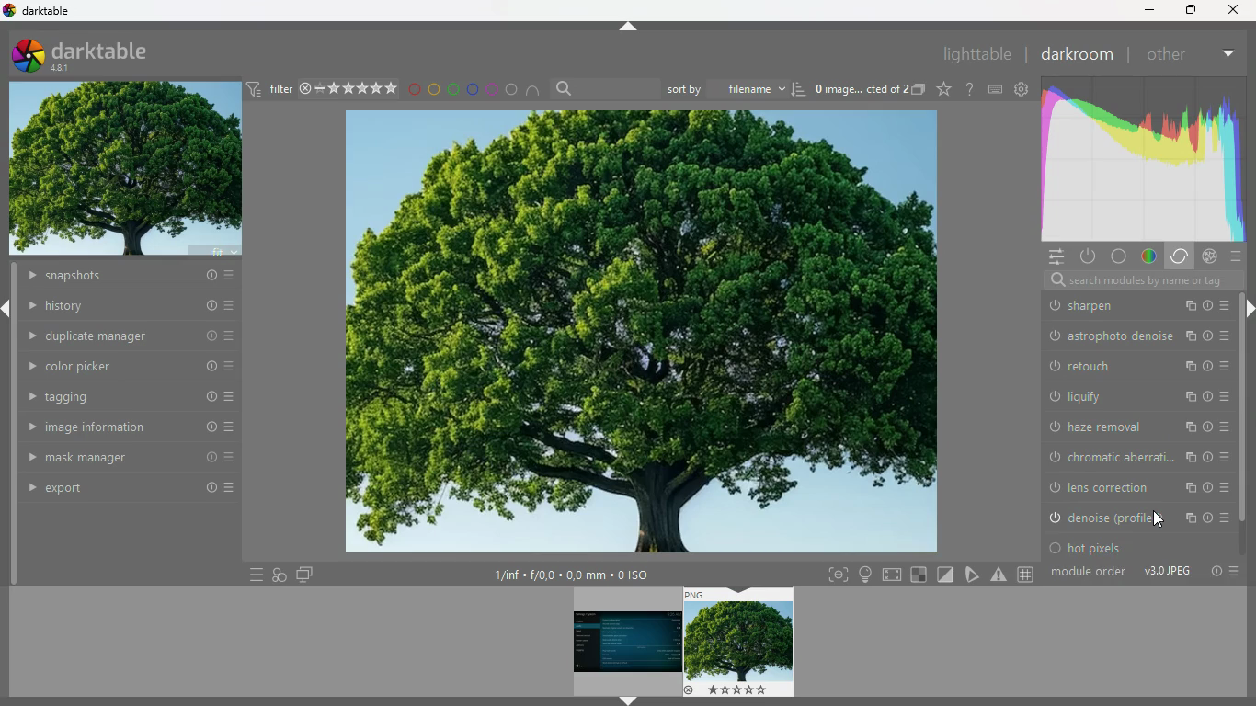 The height and width of the screenshot is (706, 1256). What do you see at coordinates (619, 640) in the screenshot?
I see `image` at bounding box center [619, 640].